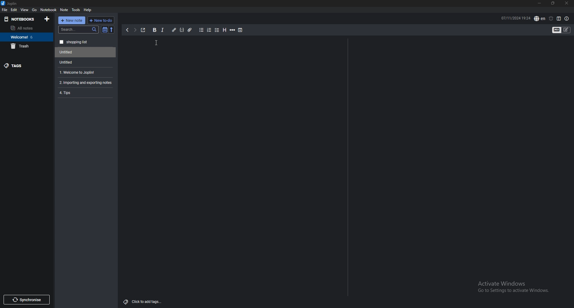  I want to click on Untitled, so click(86, 52).